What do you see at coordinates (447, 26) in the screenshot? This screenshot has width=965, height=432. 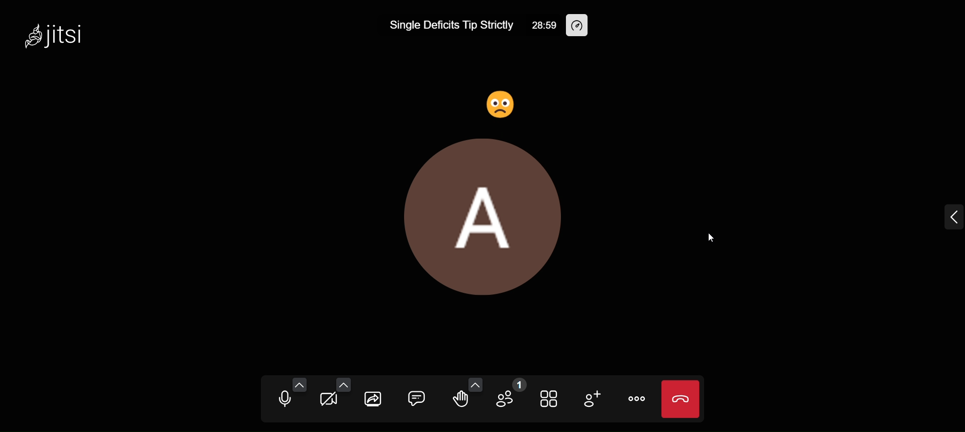 I see `Single Deficits Tip Strictly` at bounding box center [447, 26].